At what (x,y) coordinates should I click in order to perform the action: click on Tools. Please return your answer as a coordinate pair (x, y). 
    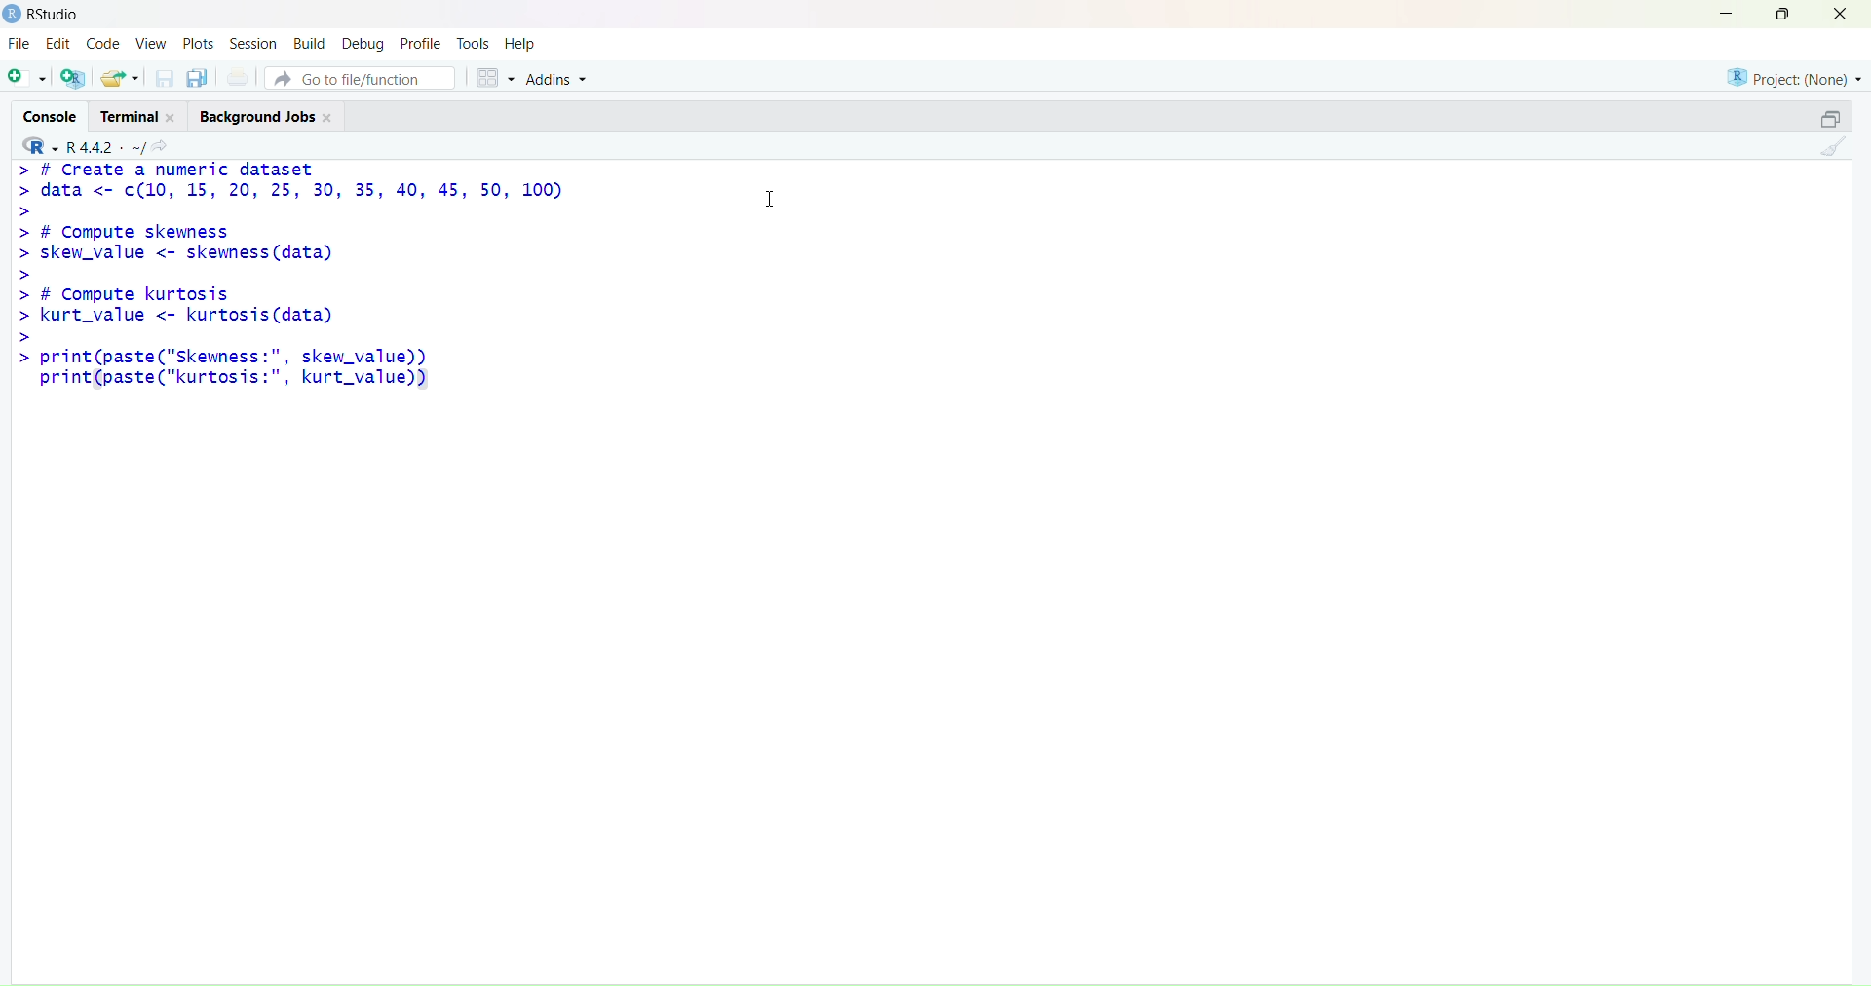
    Looking at the image, I should click on (474, 40).